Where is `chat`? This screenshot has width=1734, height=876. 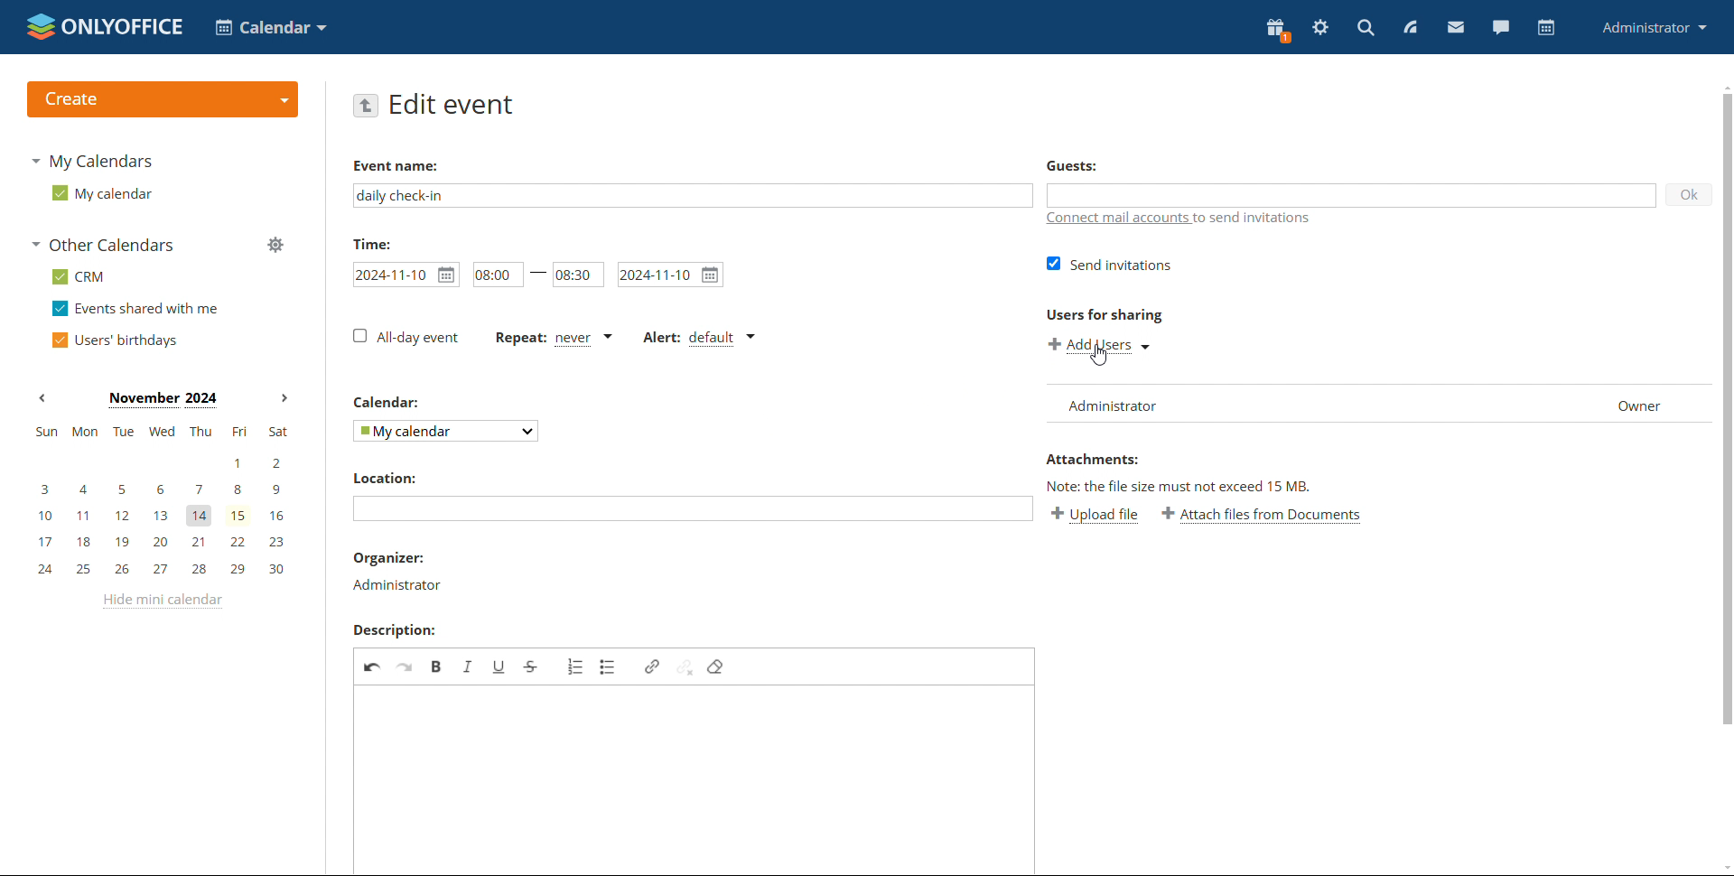 chat is located at coordinates (1500, 27).